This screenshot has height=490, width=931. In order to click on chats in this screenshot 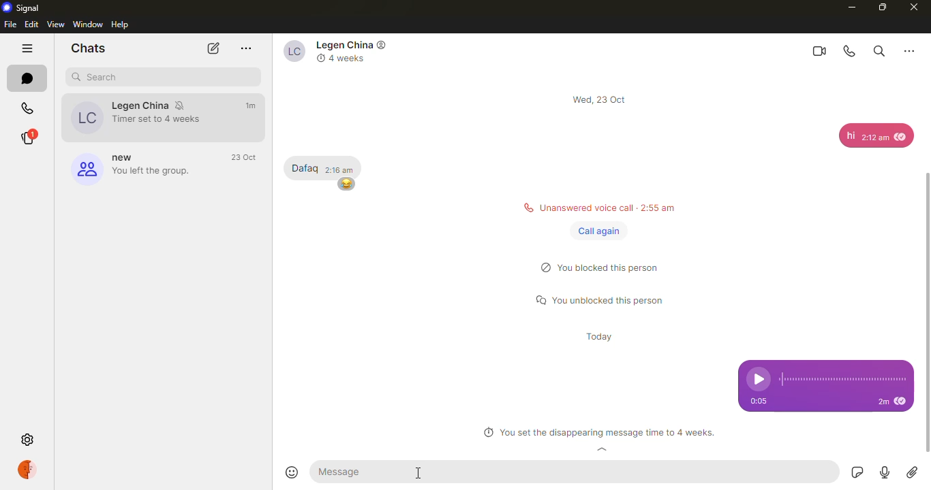, I will do `click(27, 78)`.